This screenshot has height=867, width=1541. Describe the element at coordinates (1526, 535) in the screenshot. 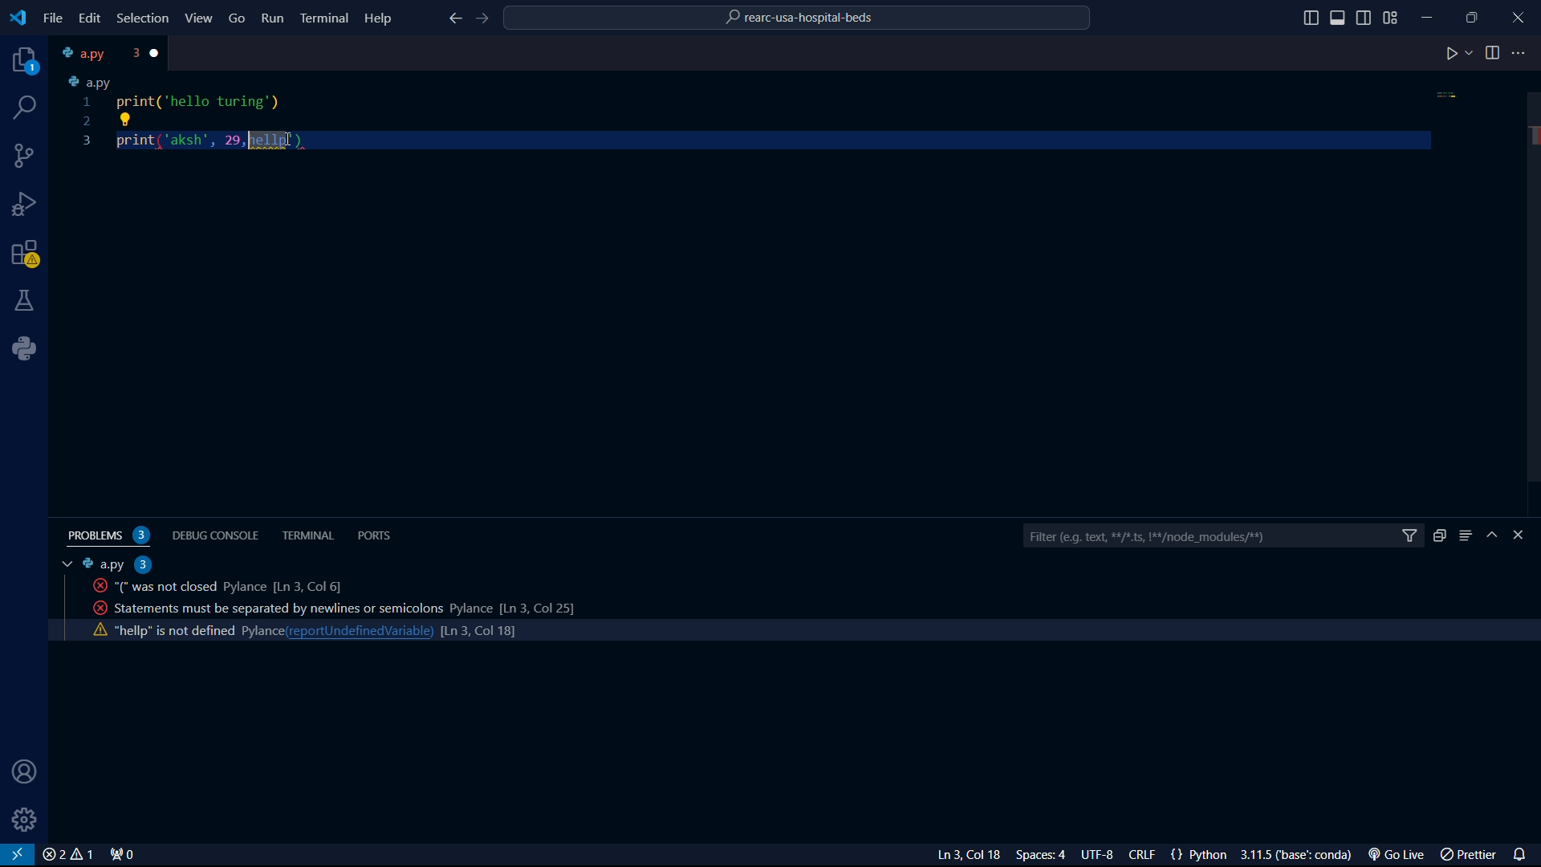

I see `close bar` at that location.